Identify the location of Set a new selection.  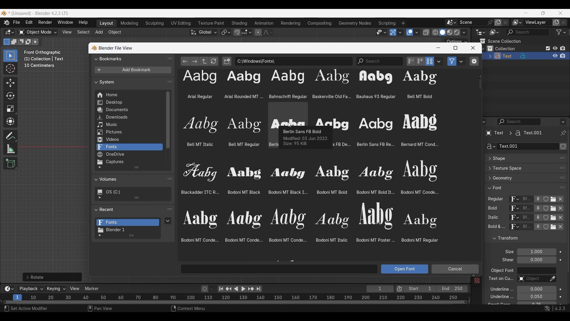
(7, 42).